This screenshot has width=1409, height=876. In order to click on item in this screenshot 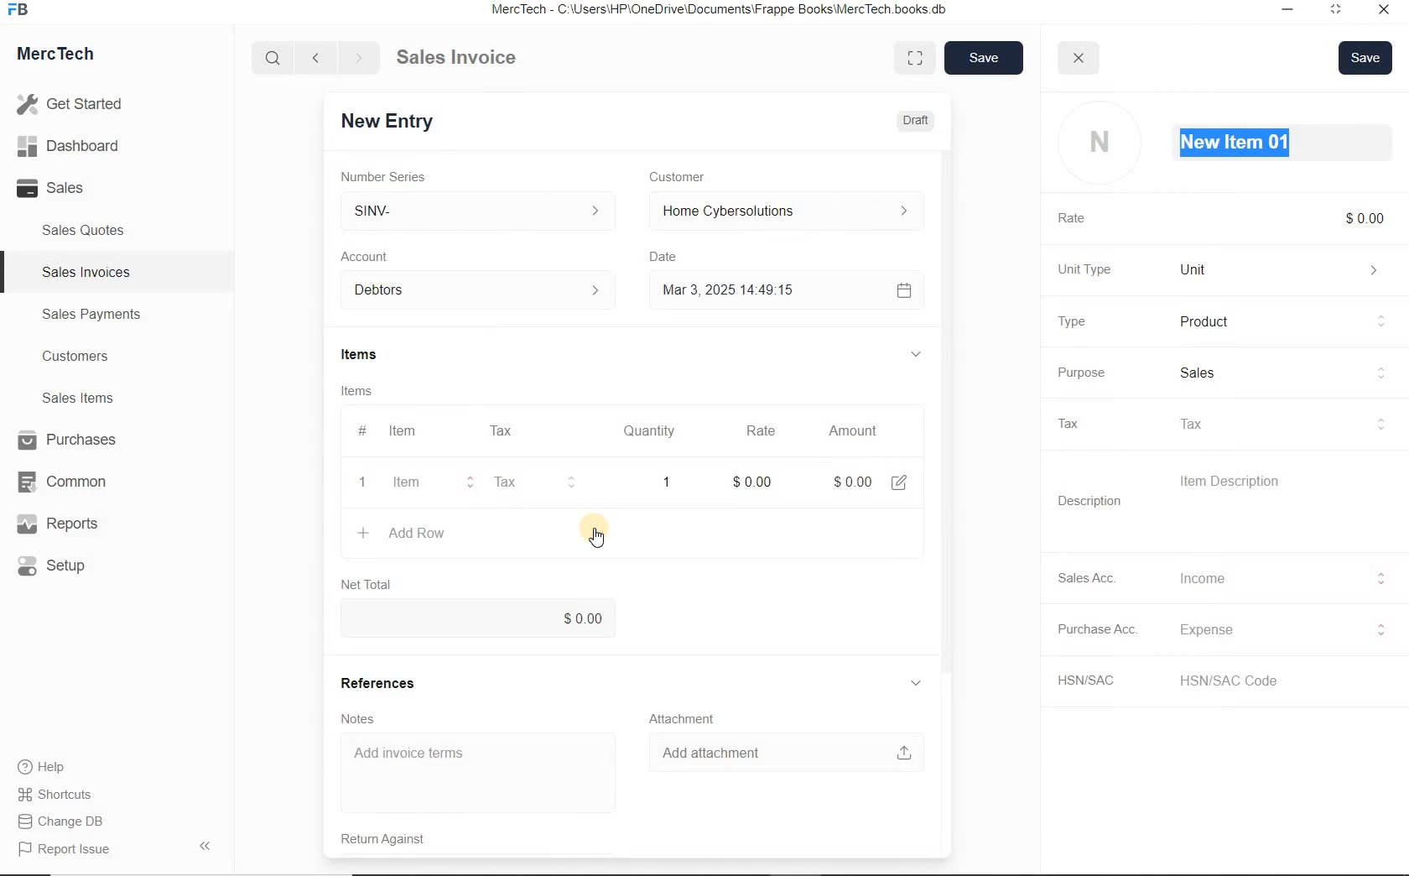, I will do `click(411, 484)`.